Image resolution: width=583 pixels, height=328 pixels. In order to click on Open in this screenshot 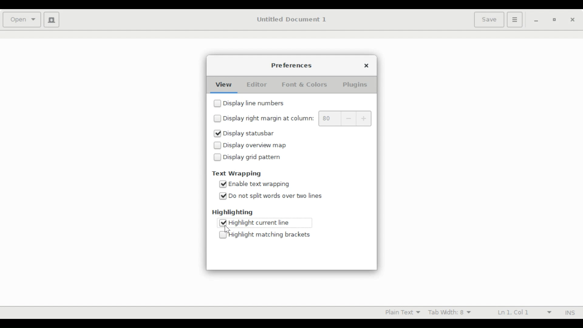, I will do `click(21, 19)`.